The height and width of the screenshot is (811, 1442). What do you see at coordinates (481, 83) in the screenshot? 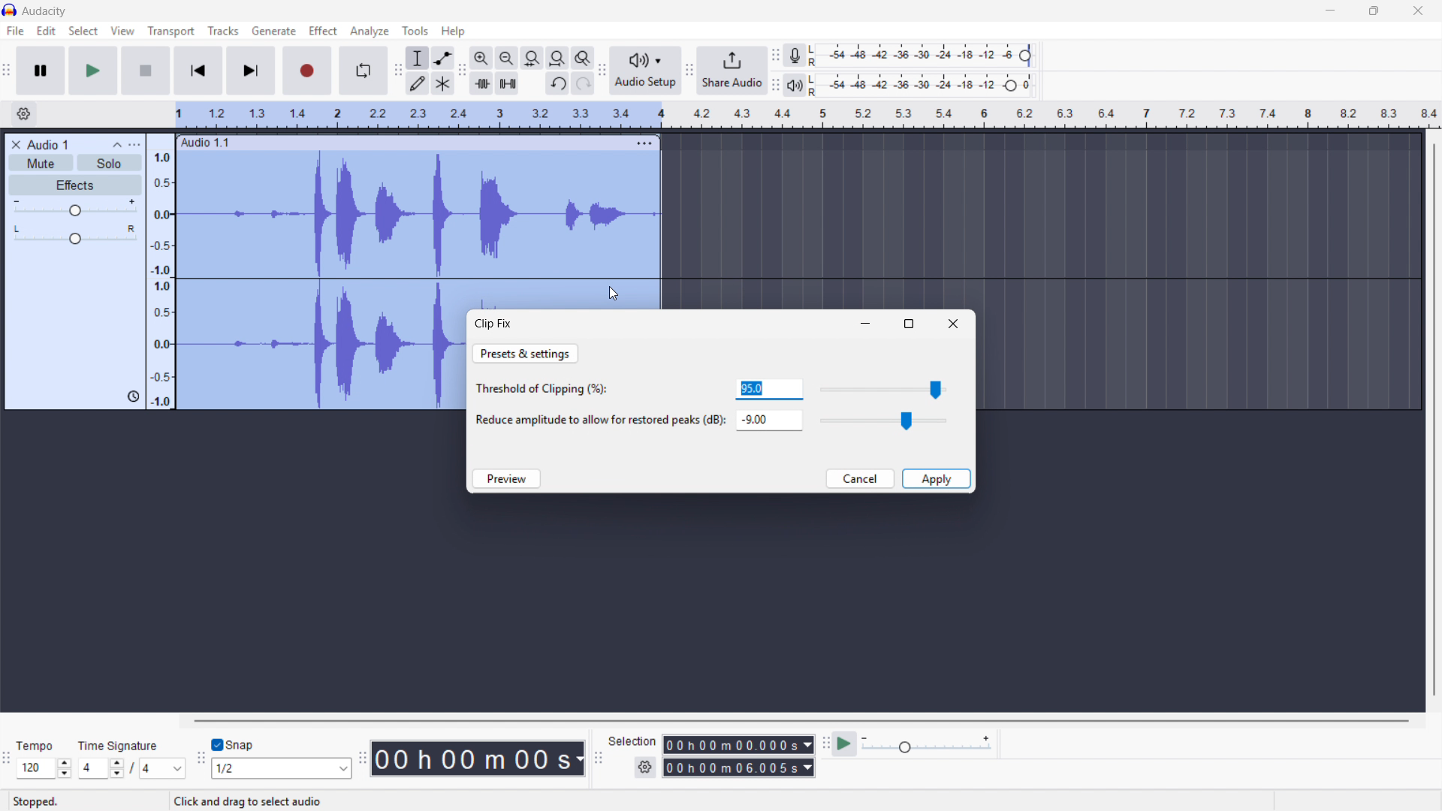
I see `Trim audio outside selection` at bounding box center [481, 83].